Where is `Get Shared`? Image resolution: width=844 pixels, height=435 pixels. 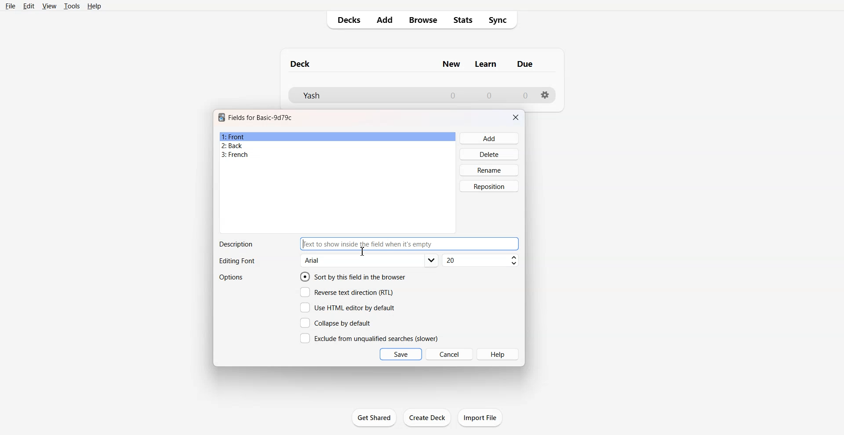
Get Shared is located at coordinates (374, 417).